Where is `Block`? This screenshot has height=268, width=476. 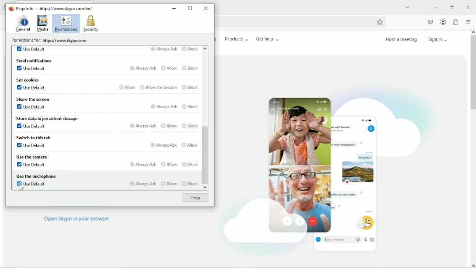
Block is located at coordinates (190, 49).